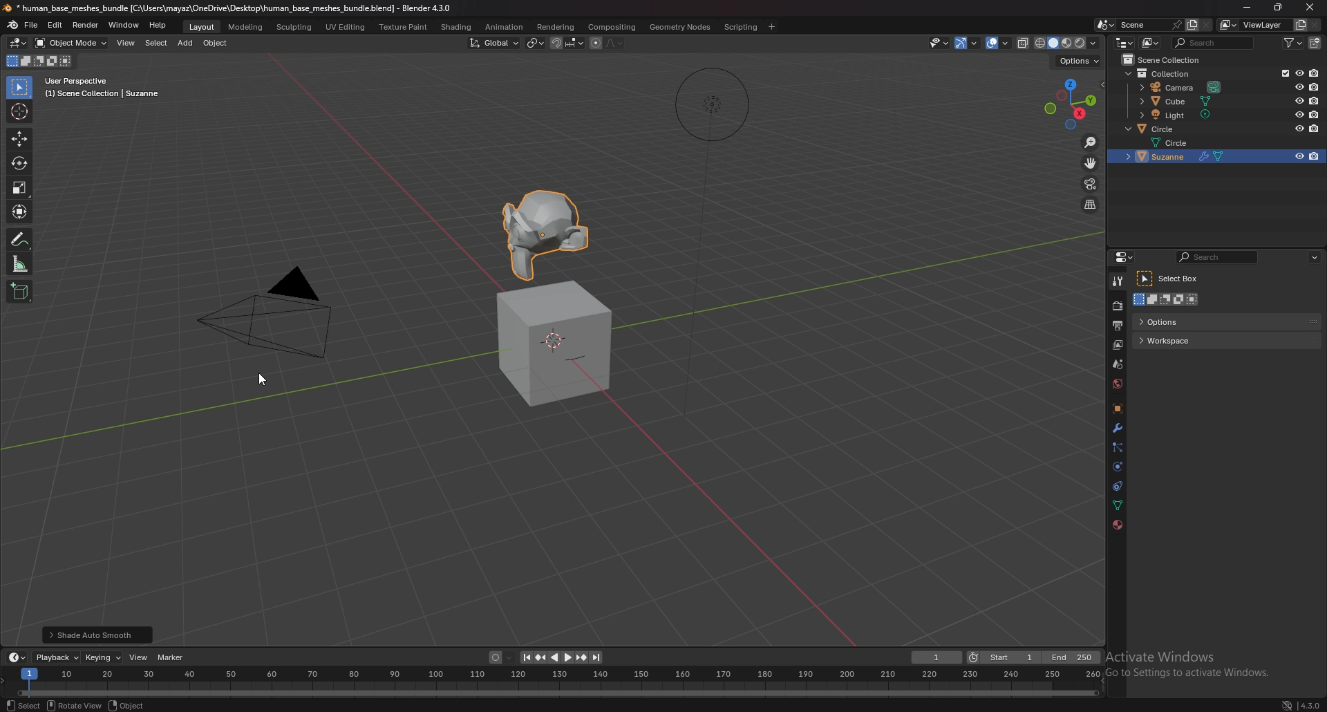  What do you see at coordinates (1292, 43) in the screenshot?
I see `filter` at bounding box center [1292, 43].